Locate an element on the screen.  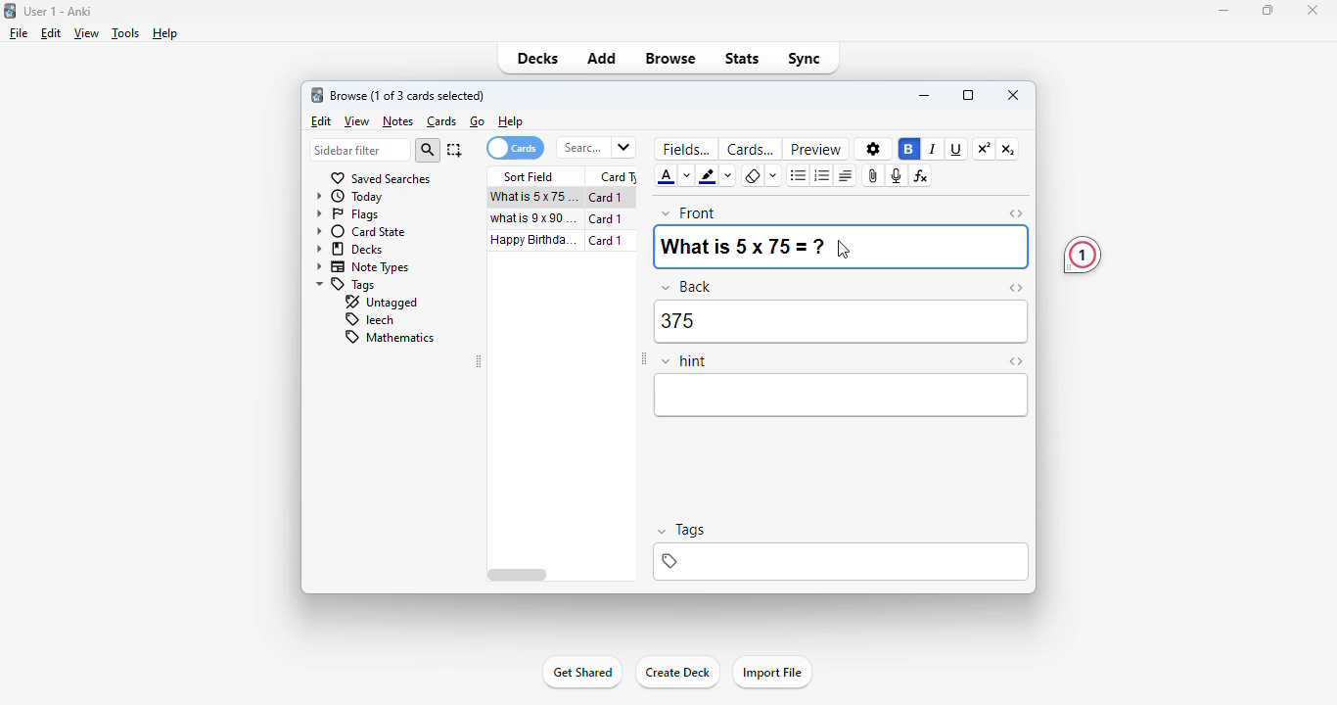
toggle sidebar is located at coordinates (478, 360).